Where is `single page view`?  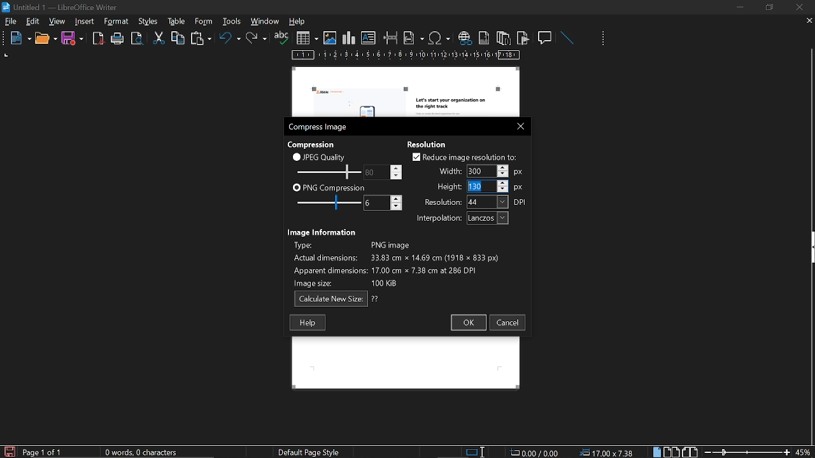
single page view is located at coordinates (658, 452).